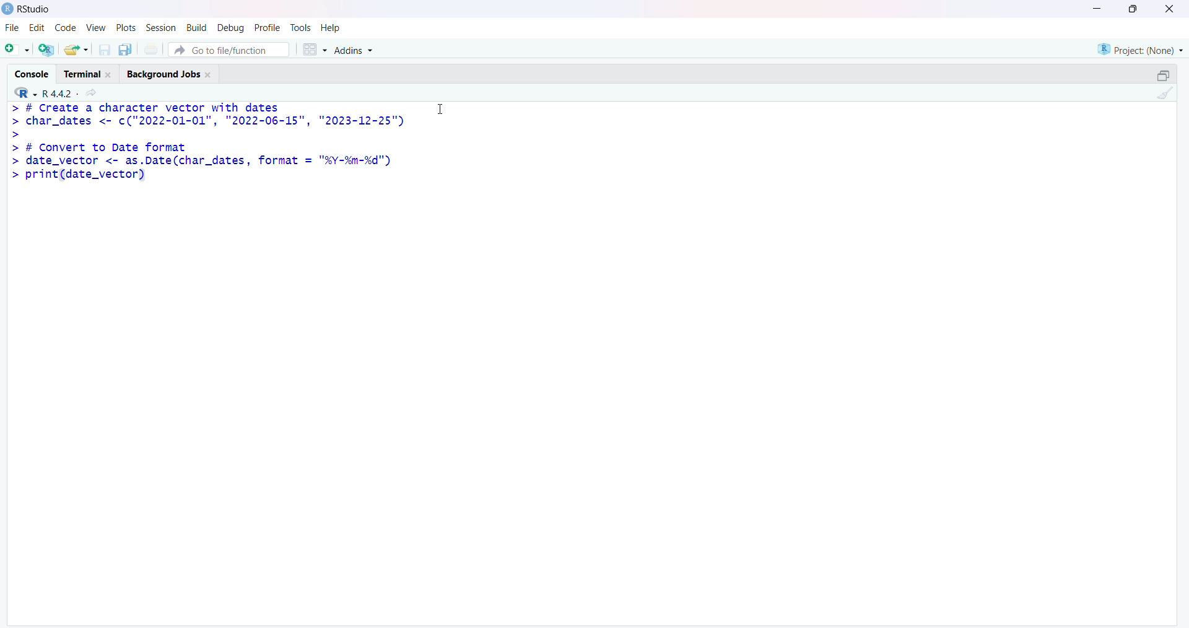 This screenshot has width=1189, height=628. What do you see at coordinates (81, 50) in the screenshot?
I see `Open an existing file (Ctrl + O)` at bounding box center [81, 50].